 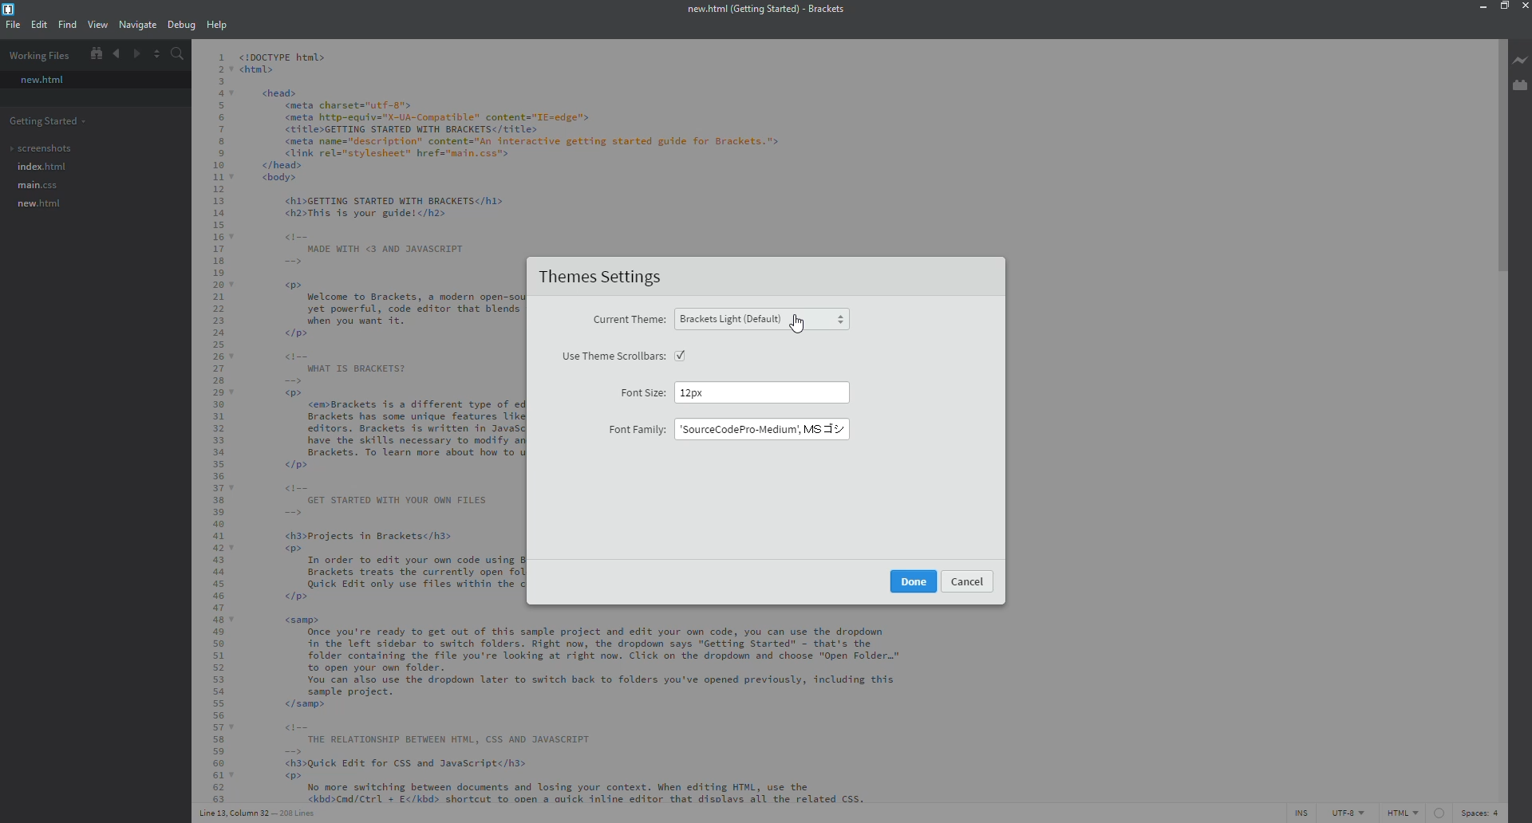 I want to click on find, so click(x=66, y=24).